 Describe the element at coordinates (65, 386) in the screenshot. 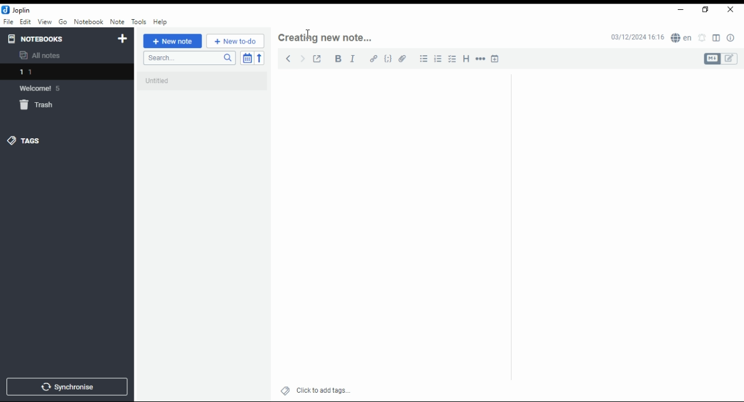

I see `synchronise` at that location.